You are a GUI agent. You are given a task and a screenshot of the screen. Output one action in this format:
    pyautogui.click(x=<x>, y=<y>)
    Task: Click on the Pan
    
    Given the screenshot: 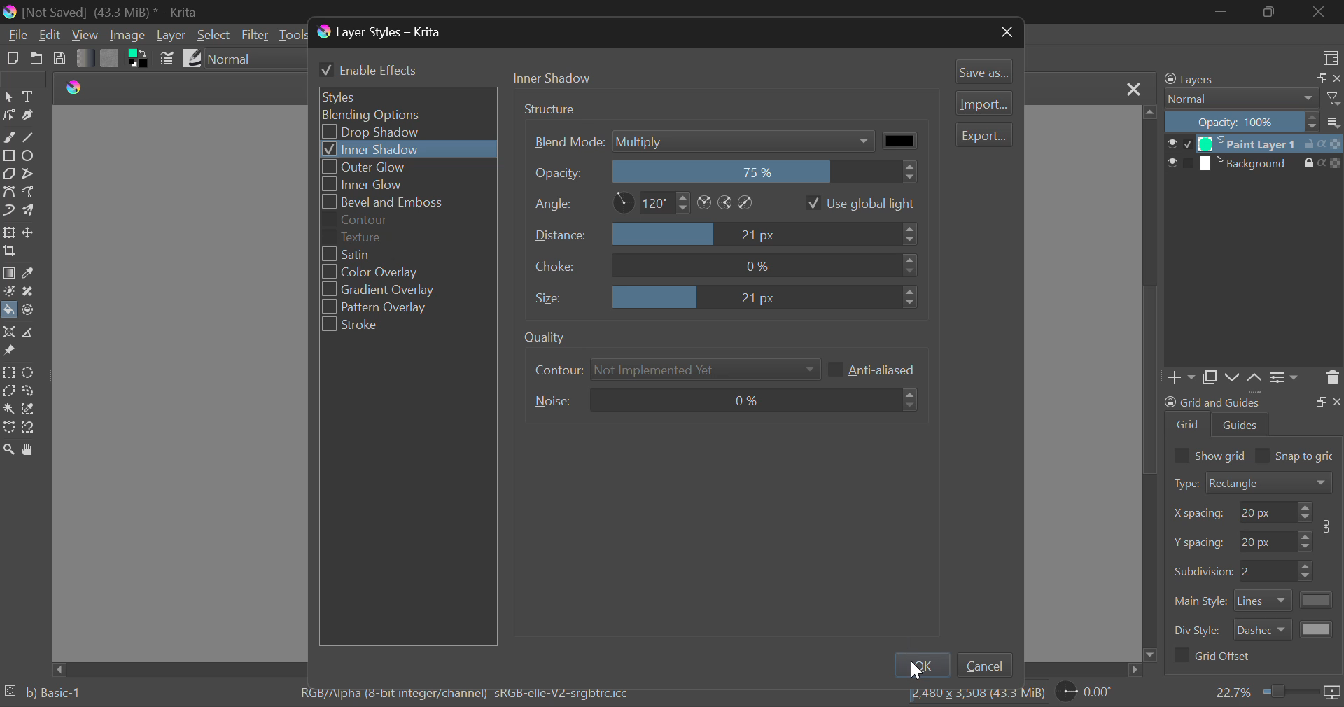 What is the action you would take?
    pyautogui.click(x=29, y=450)
    